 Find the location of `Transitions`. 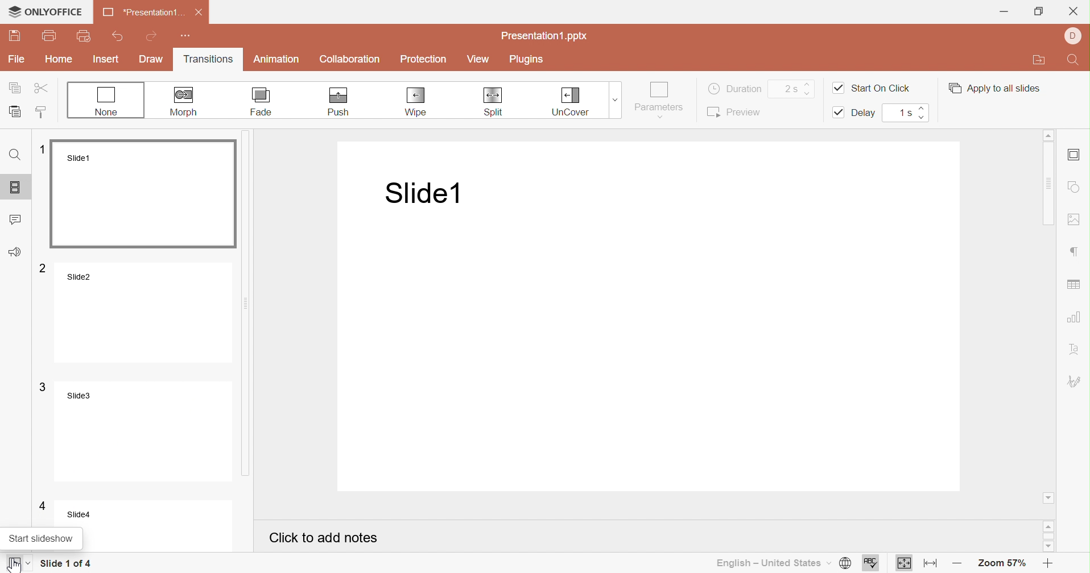

Transitions is located at coordinates (208, 60).